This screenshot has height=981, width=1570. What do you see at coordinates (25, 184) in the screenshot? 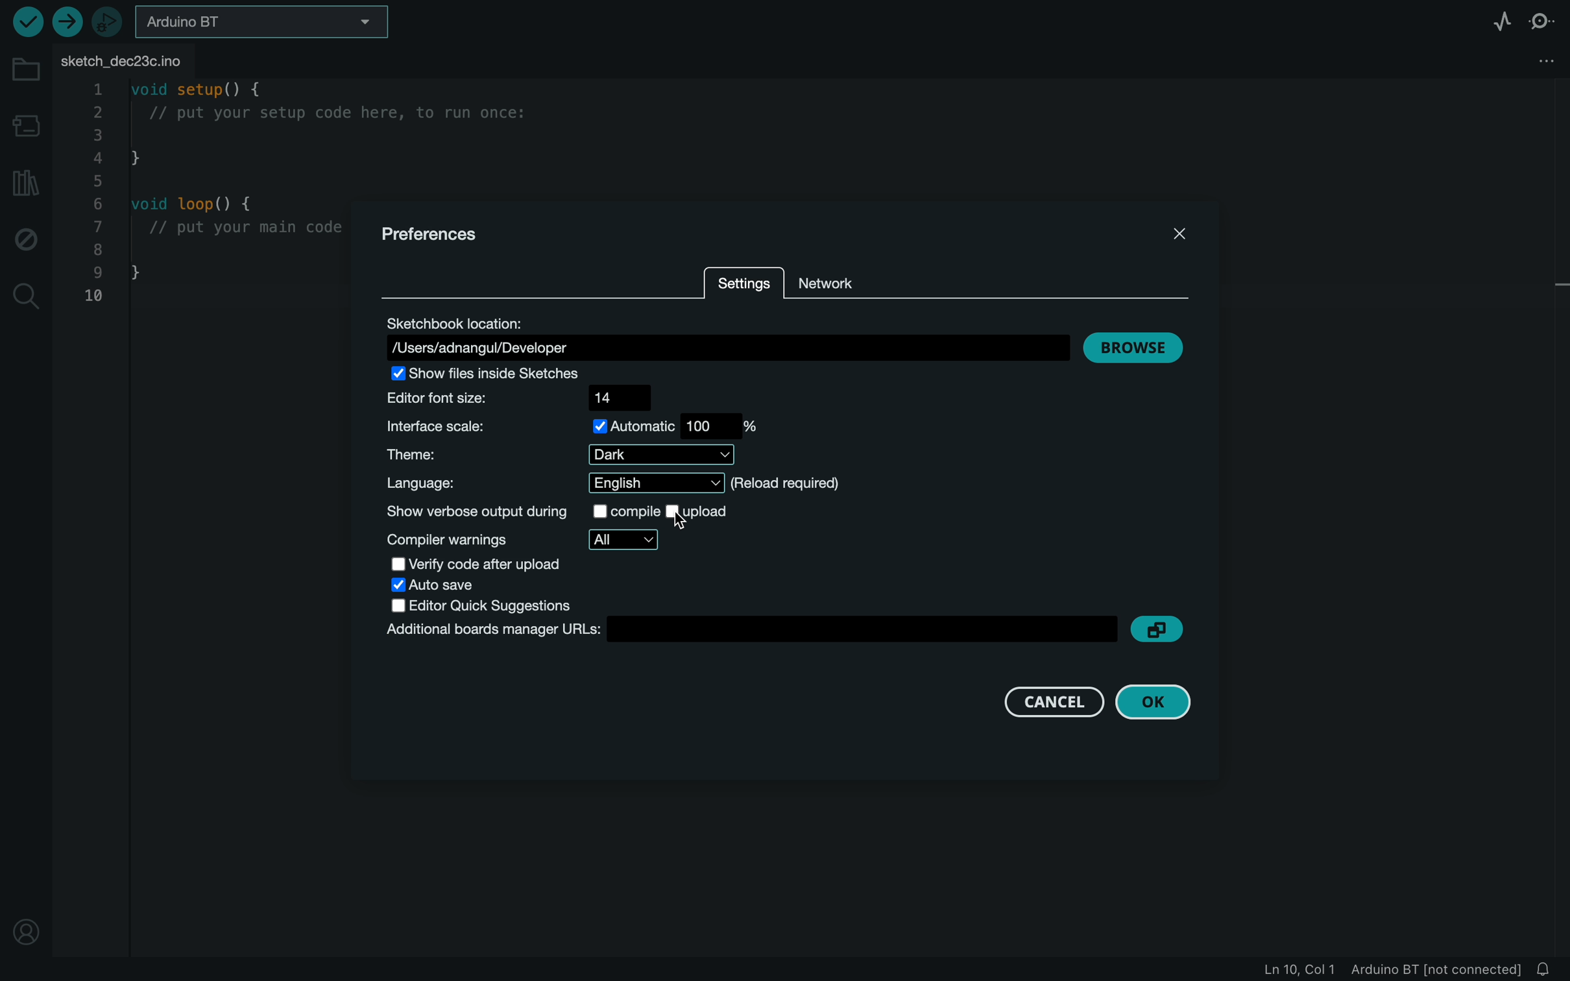
I see `library manager` at bounding box center [25, 184].